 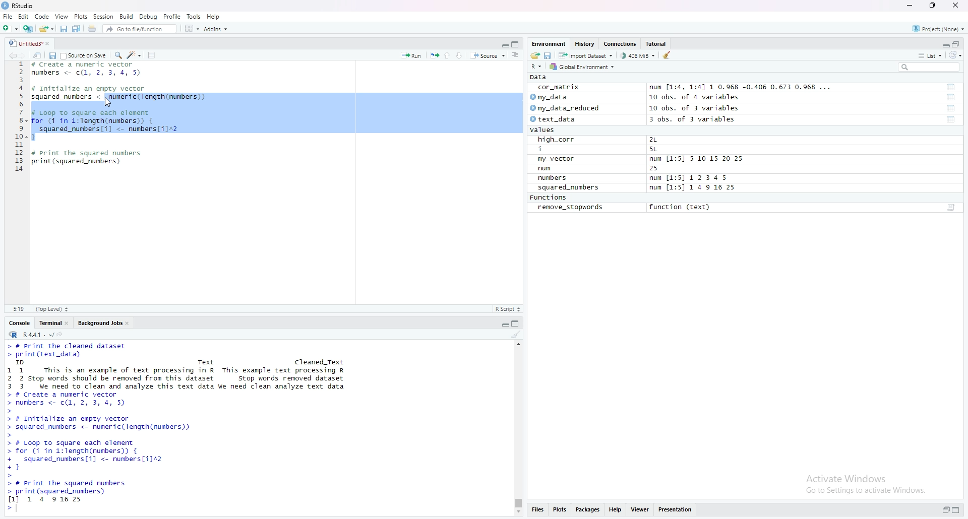 What do you see at coordinates (215, 29) in the screenshot?
I see `Addins` at bounding box center [215, 29].